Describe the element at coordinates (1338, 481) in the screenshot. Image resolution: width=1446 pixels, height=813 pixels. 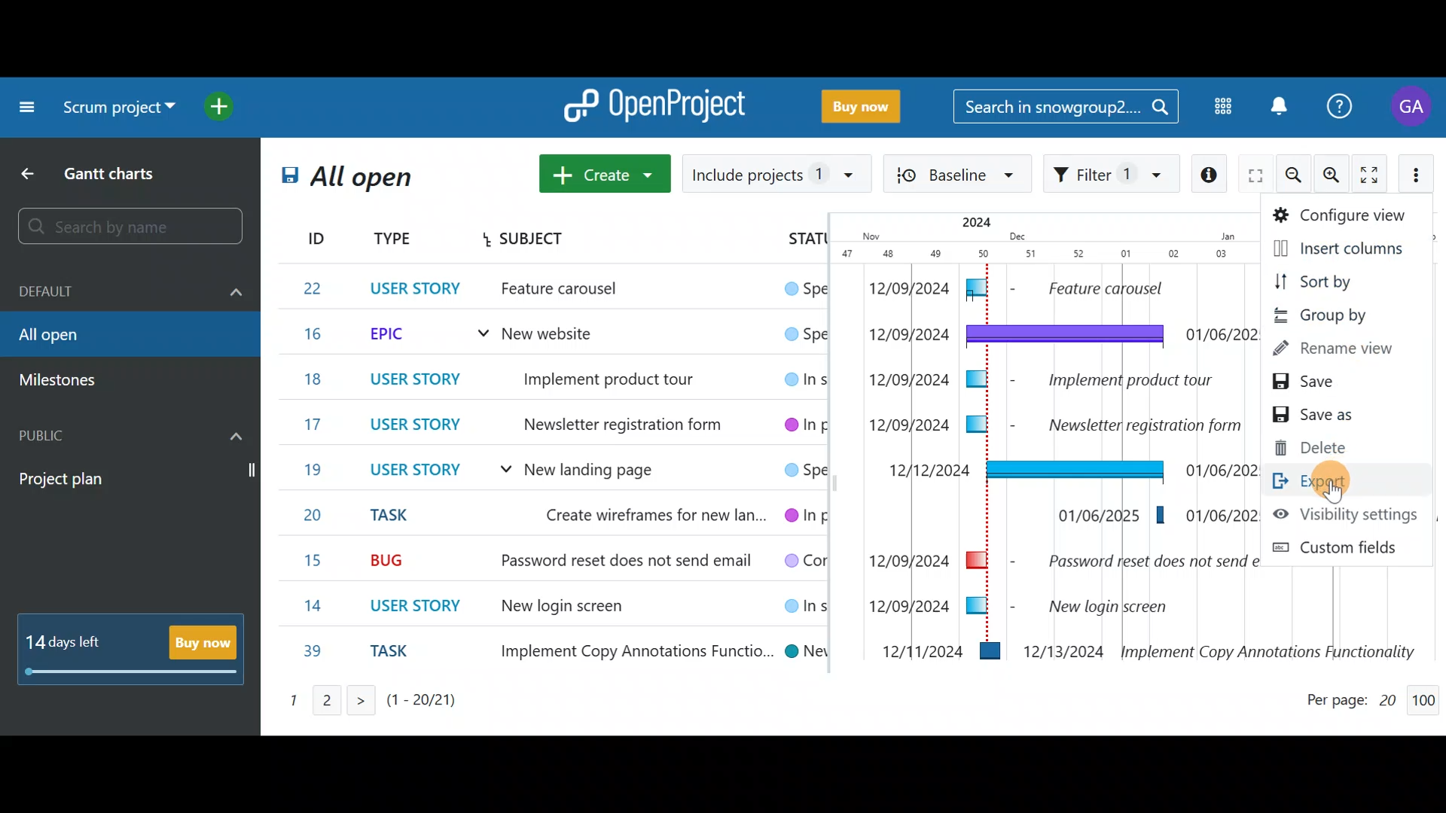
I see `Cursor on Export` at that location.